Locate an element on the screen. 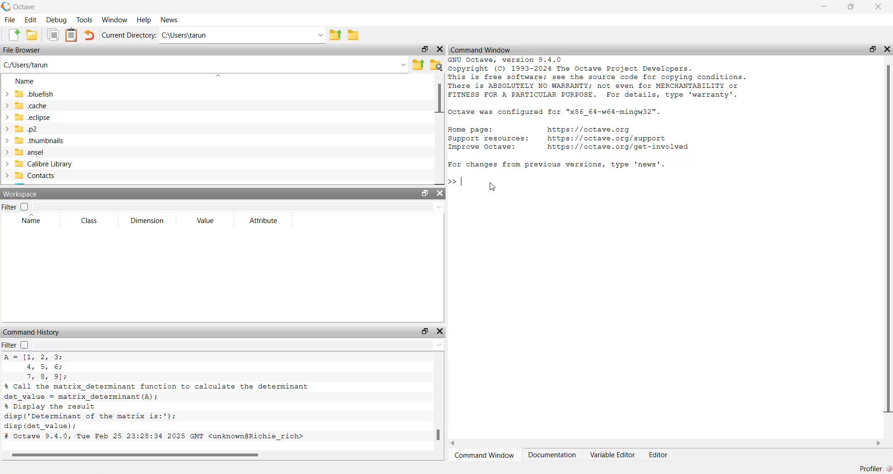 This screenshot has width=893, height=474. off is located at coordinates (26, 207).